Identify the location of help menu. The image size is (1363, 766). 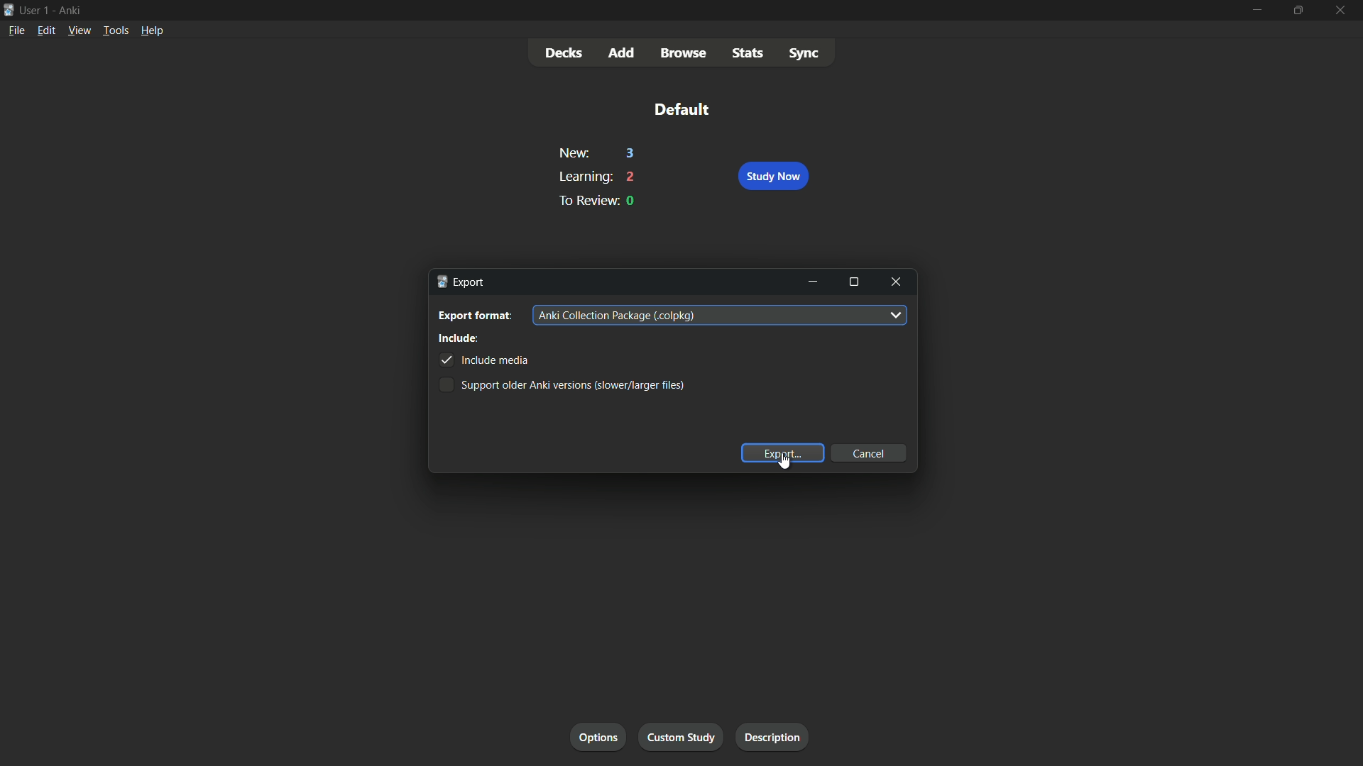
(152, 30).